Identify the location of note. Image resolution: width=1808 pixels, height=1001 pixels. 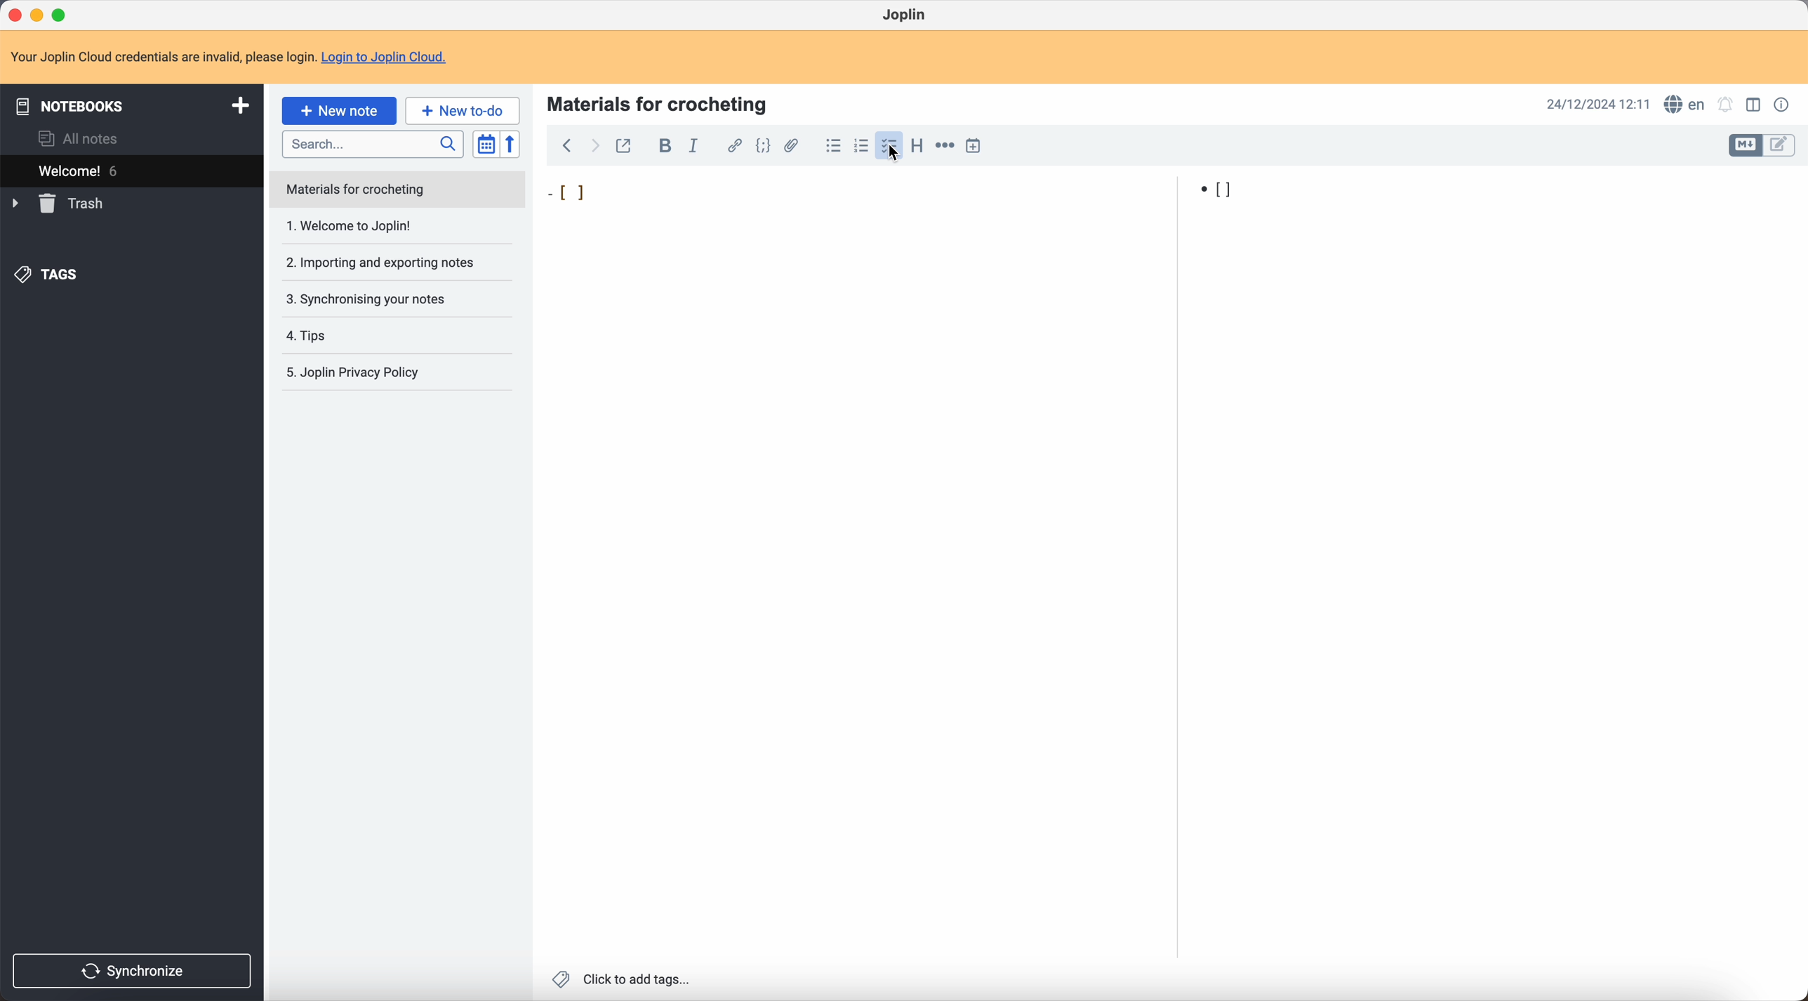
(398, 190).